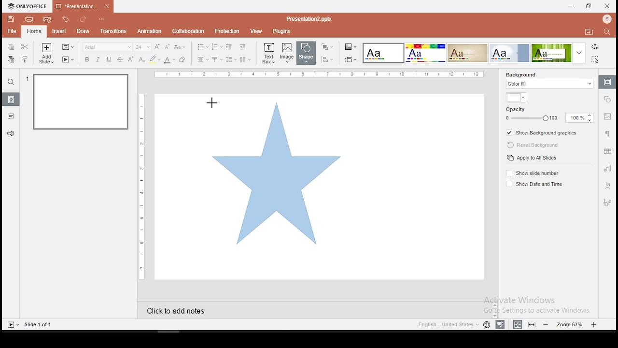  What do you see at coordinates (217, 46) in the screenshot?
I see `numbering` at bounding box center [217, 46].